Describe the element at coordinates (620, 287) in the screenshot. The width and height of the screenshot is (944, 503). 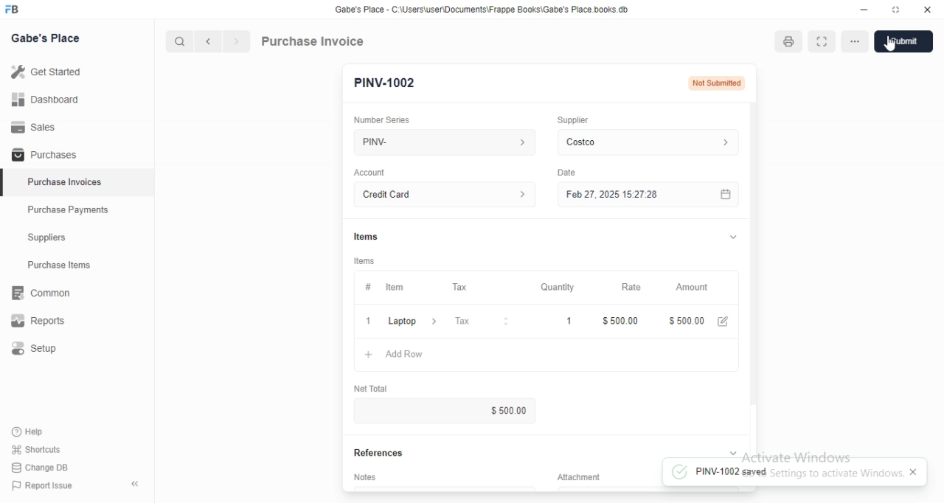
I see `Rate` at that location.